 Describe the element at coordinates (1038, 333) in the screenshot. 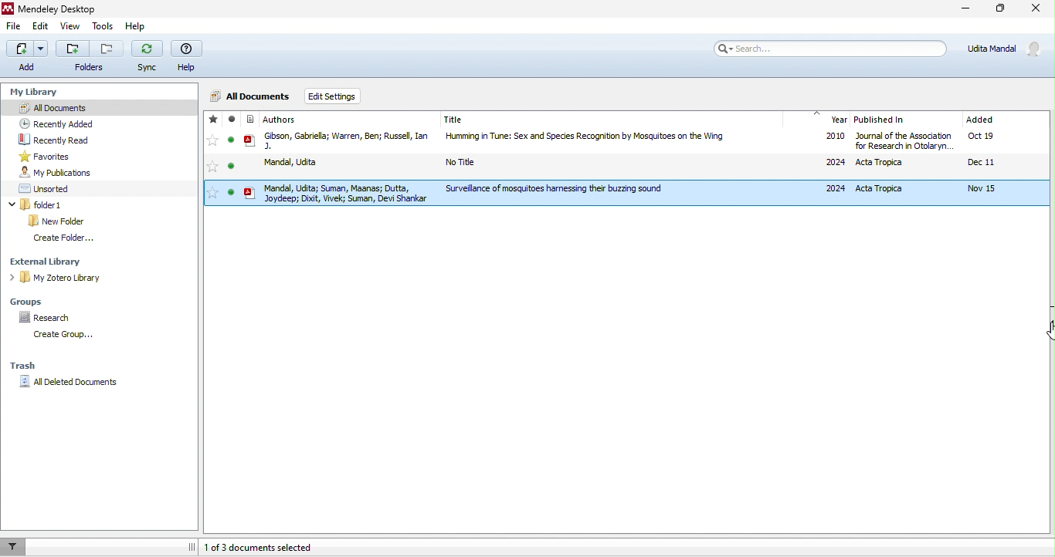

I see `cursor` at that location.